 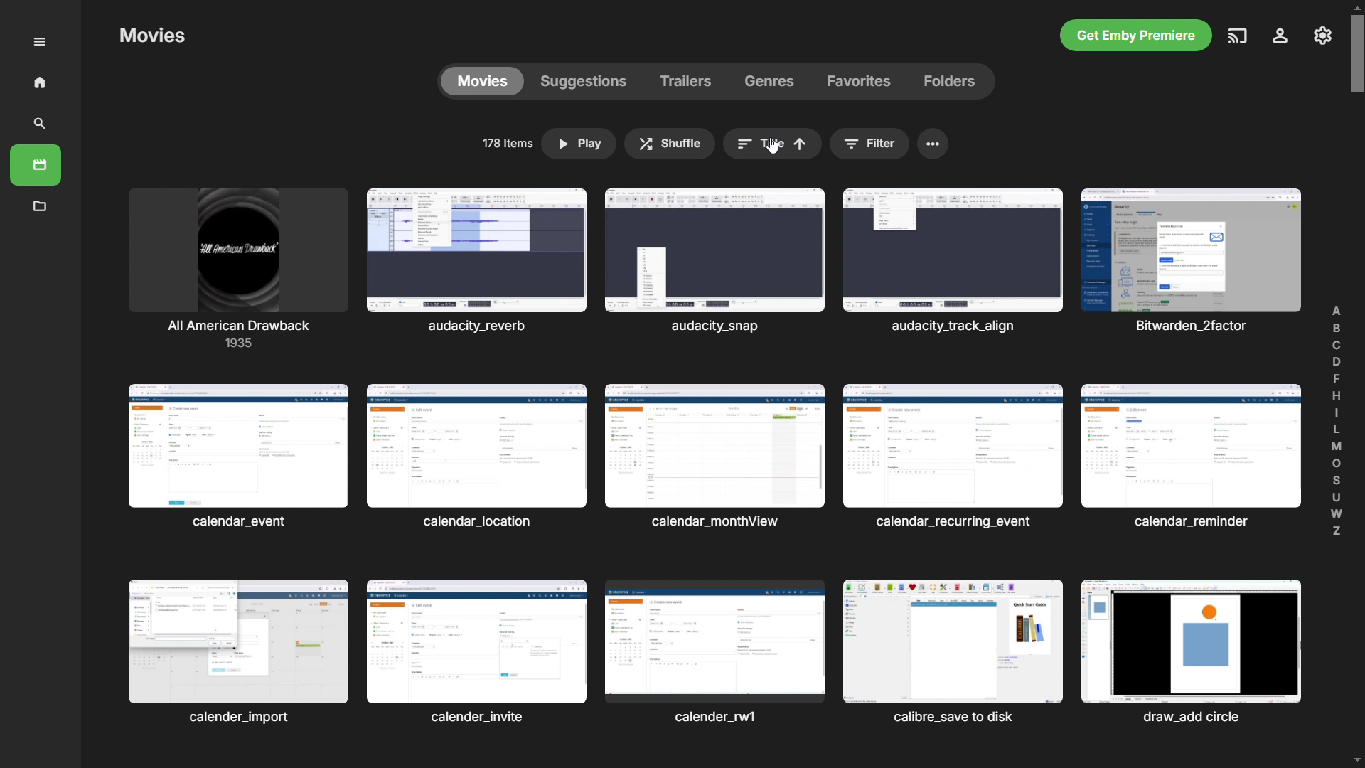 What do you see at coordinates (1136, 35) in the screenshot?
I see `get emby premiere` at bounding box center [1136, 35].